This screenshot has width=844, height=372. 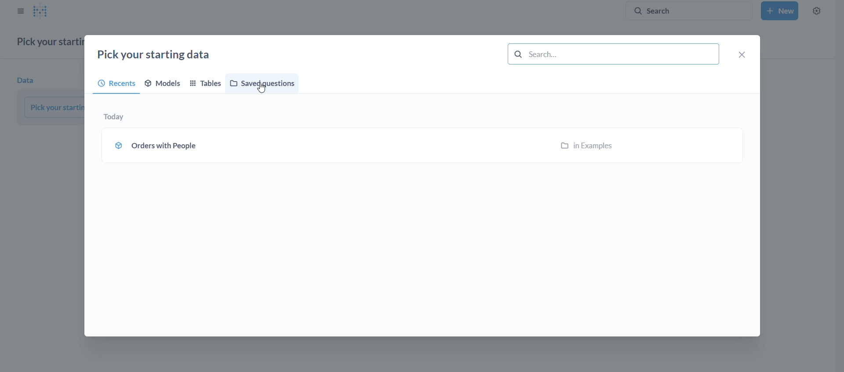 What do you see at coordinates (742, 55) in the screenshot?
I see `close` at bounding box center [742, 55].